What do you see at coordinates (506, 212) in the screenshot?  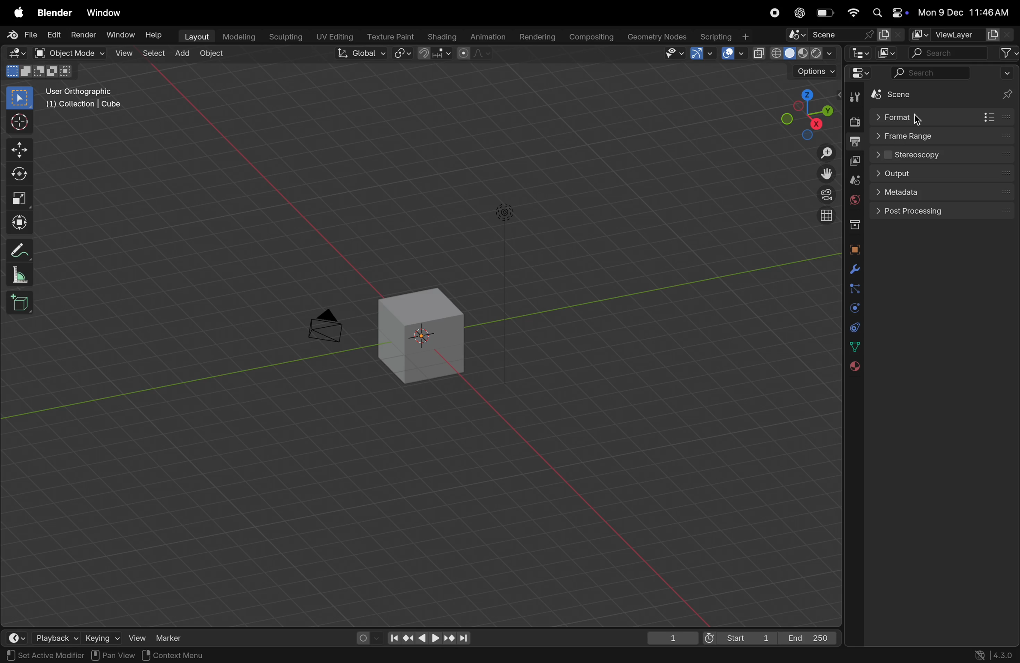 I see `light` at bounding box center [506, 212].